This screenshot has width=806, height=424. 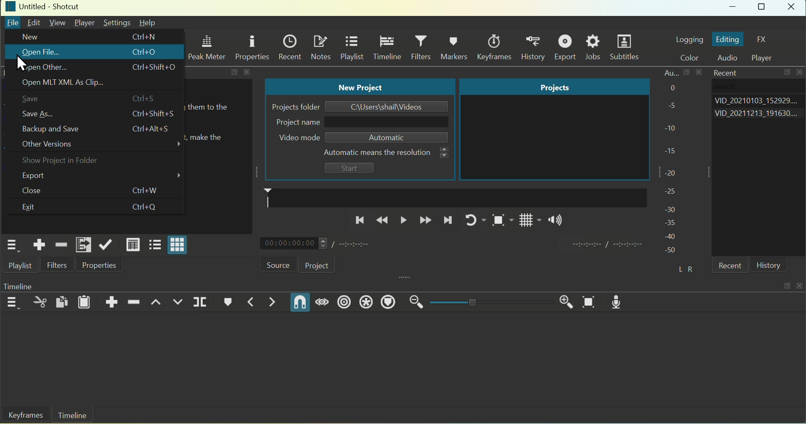 I want to click on Export, so click(x=99, y=177).